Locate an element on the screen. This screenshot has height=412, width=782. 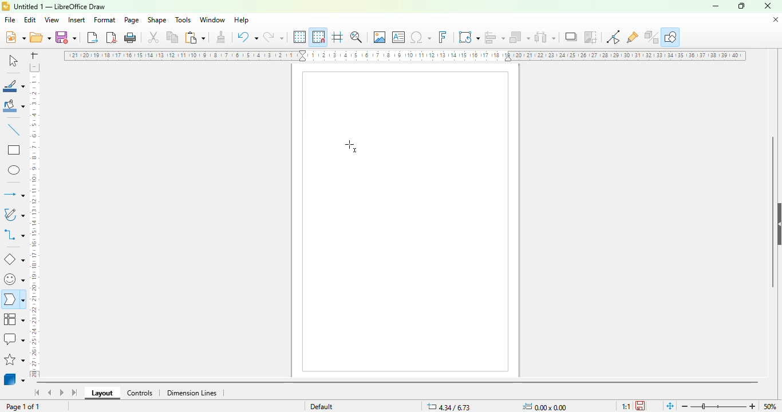
snap to grid is located at coordinates (319, 37).